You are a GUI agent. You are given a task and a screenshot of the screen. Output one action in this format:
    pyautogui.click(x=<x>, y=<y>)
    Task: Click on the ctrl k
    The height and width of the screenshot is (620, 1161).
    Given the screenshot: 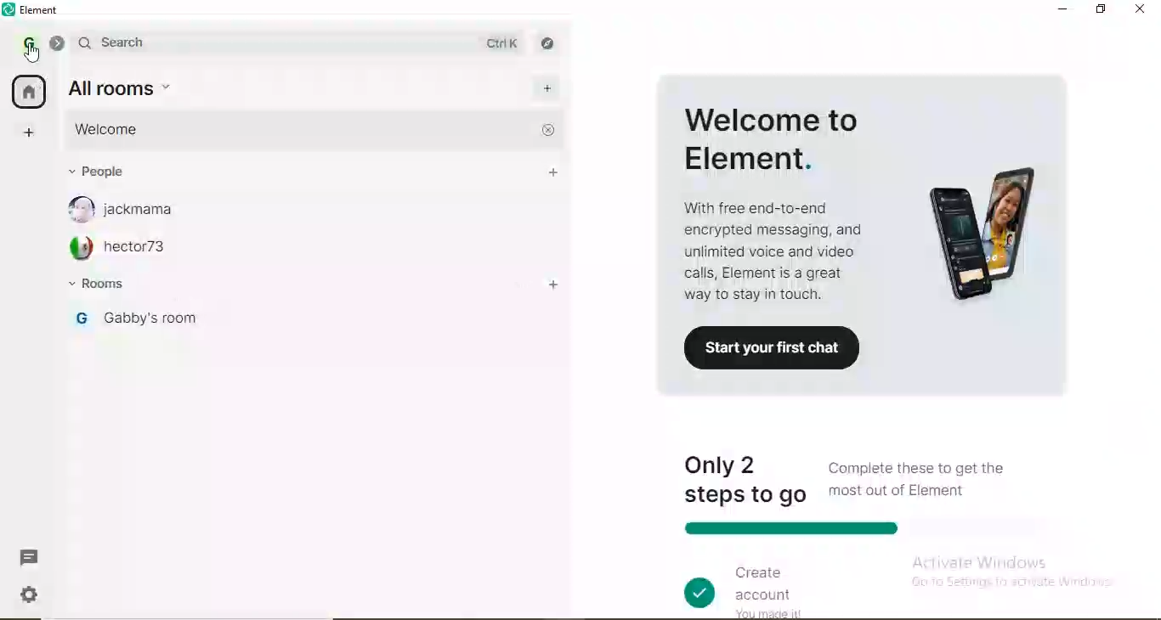 What is the action you would take?
    pyautogui.click(x=505, y=44)
    